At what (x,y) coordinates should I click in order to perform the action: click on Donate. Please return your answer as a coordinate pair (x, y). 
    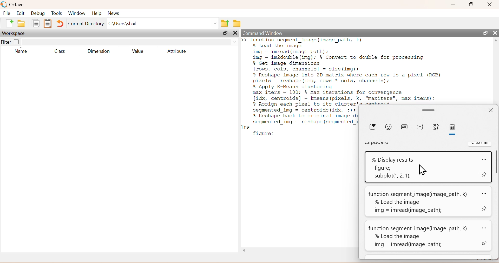
    Looking at the image, I should click on (372, 127).